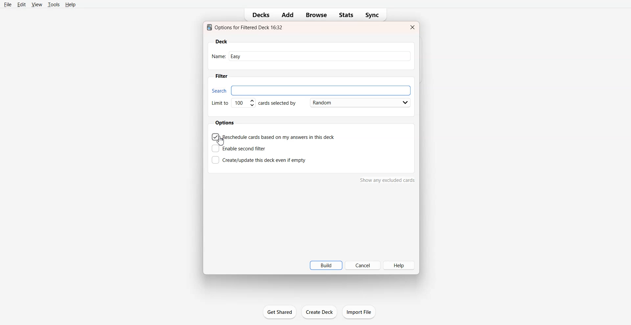  Describe the element at coordinates (22, 5) in the screenshot. I see `Edit` at that location.